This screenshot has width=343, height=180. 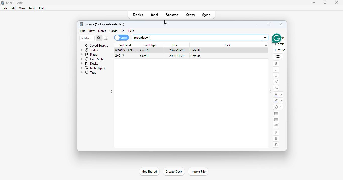 What do you see at coordinates (83, 31) in the screenshot?
I see `edit` at bounding box center [83, 31].